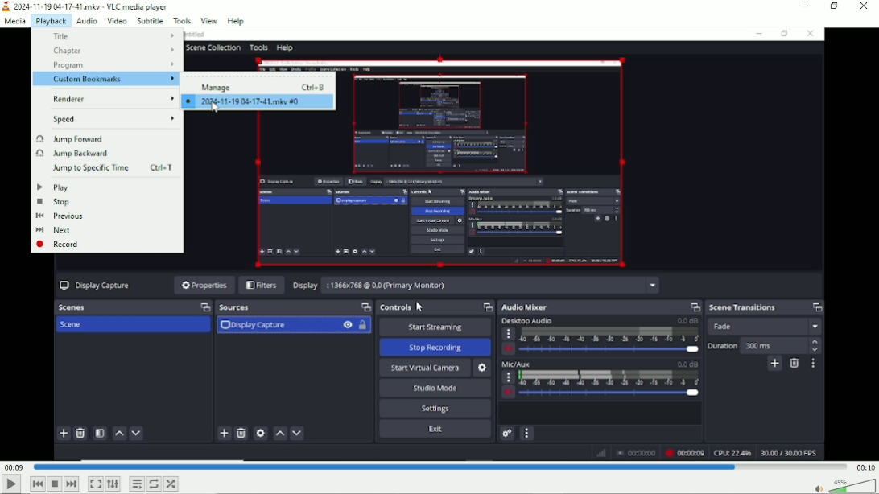 The image size is (879, 494). I want to click on Video, so click(116, 20).